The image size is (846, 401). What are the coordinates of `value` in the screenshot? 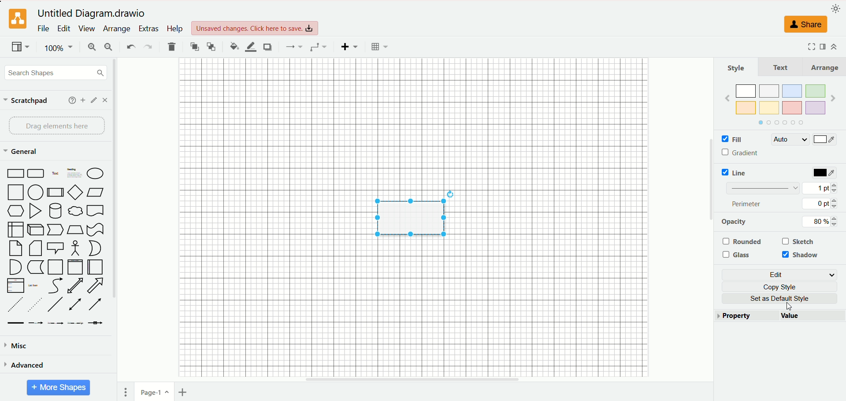 It's located at (813, 317).